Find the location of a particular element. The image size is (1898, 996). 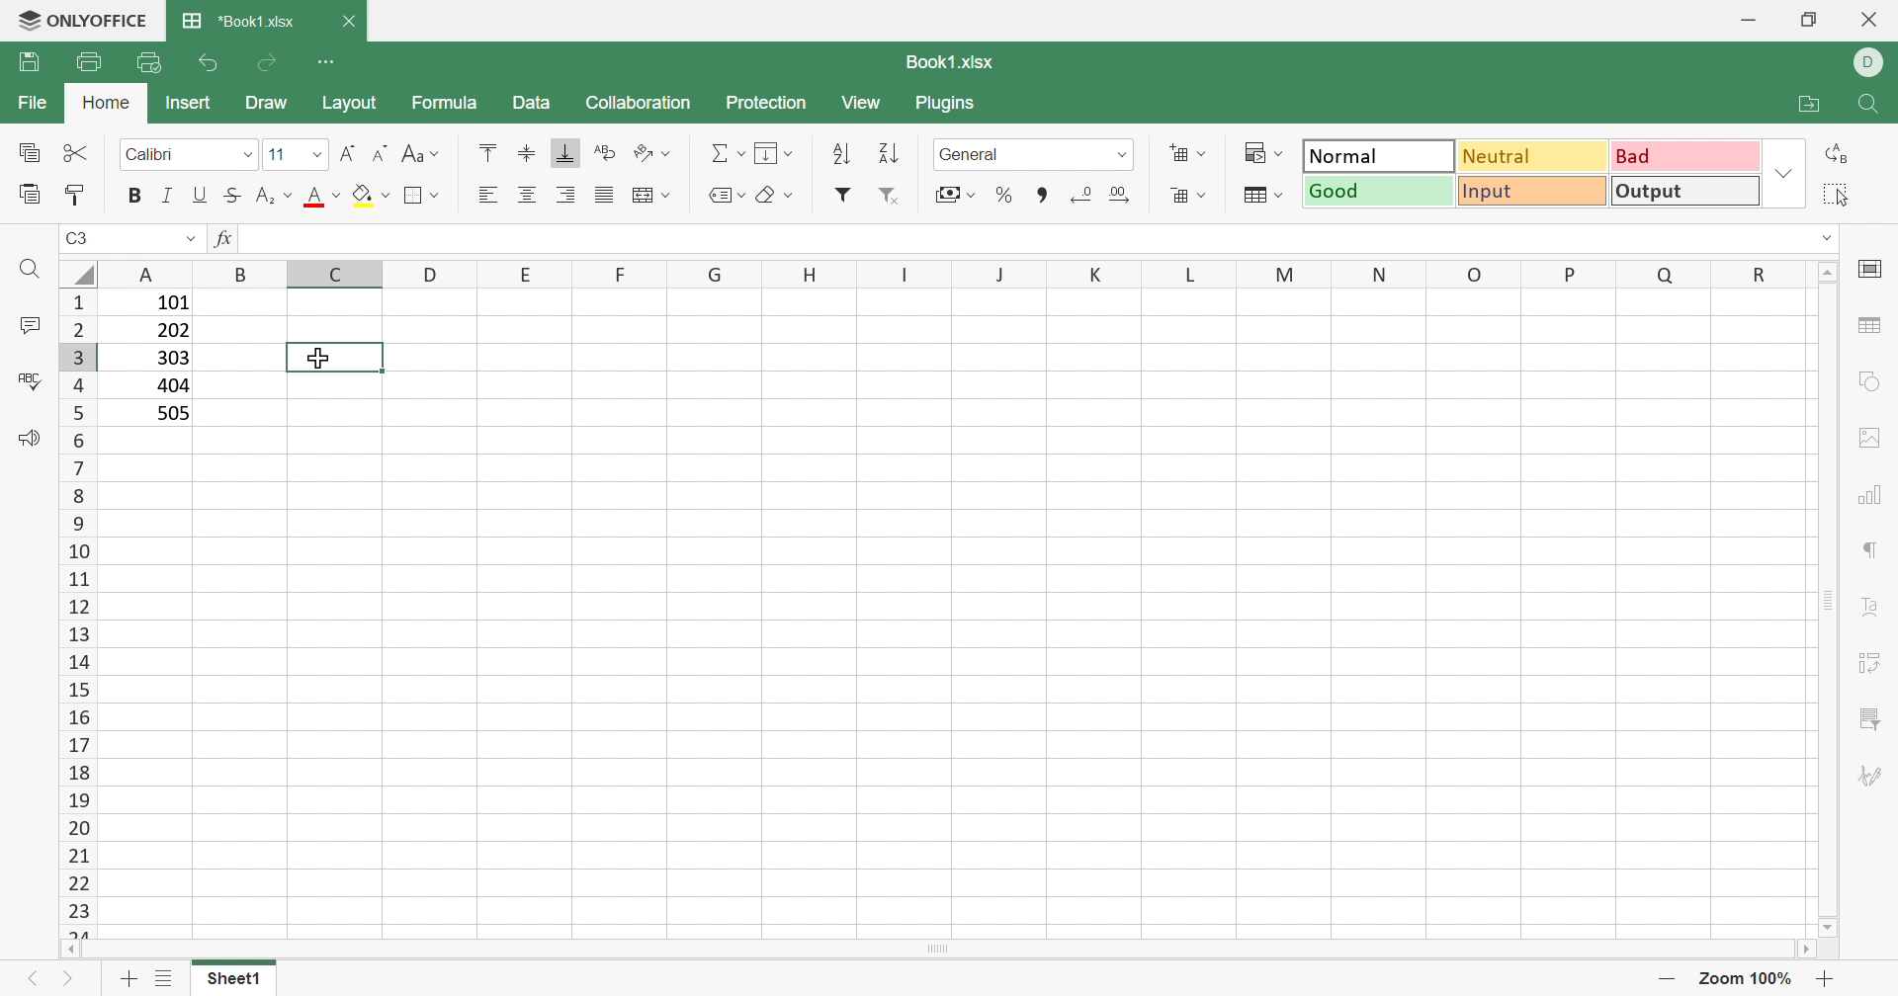

Increment font size is located at coordinates (345, 148).